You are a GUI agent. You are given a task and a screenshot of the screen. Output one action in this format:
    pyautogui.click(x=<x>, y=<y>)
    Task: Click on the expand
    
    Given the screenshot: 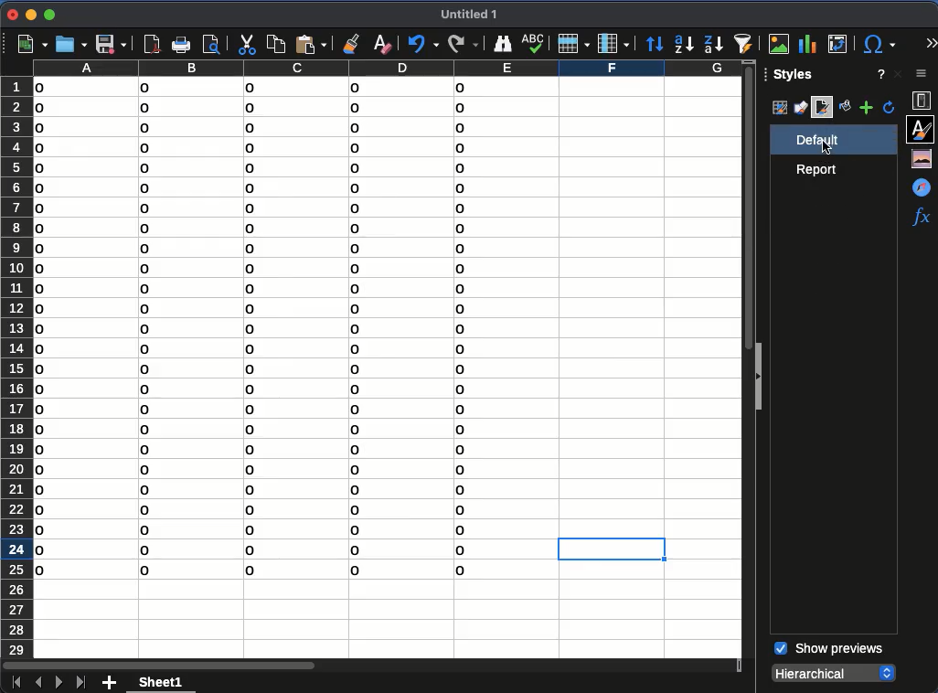 What is the action you would take?
    pyautogui.click(x=929, y=41)
    